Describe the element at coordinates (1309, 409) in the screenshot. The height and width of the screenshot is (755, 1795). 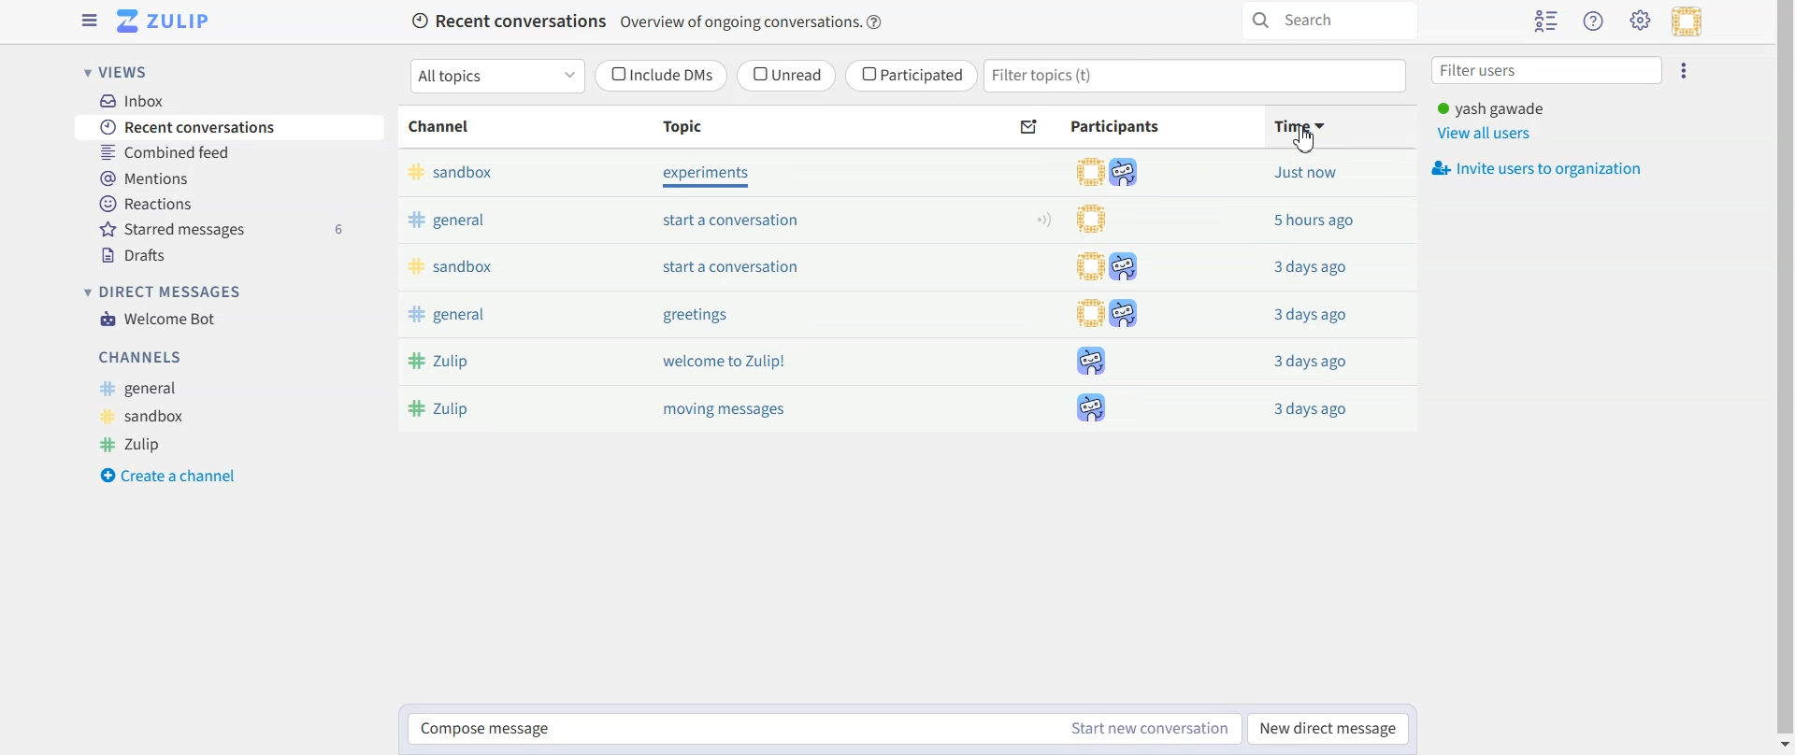
I see `Just now` at that location.